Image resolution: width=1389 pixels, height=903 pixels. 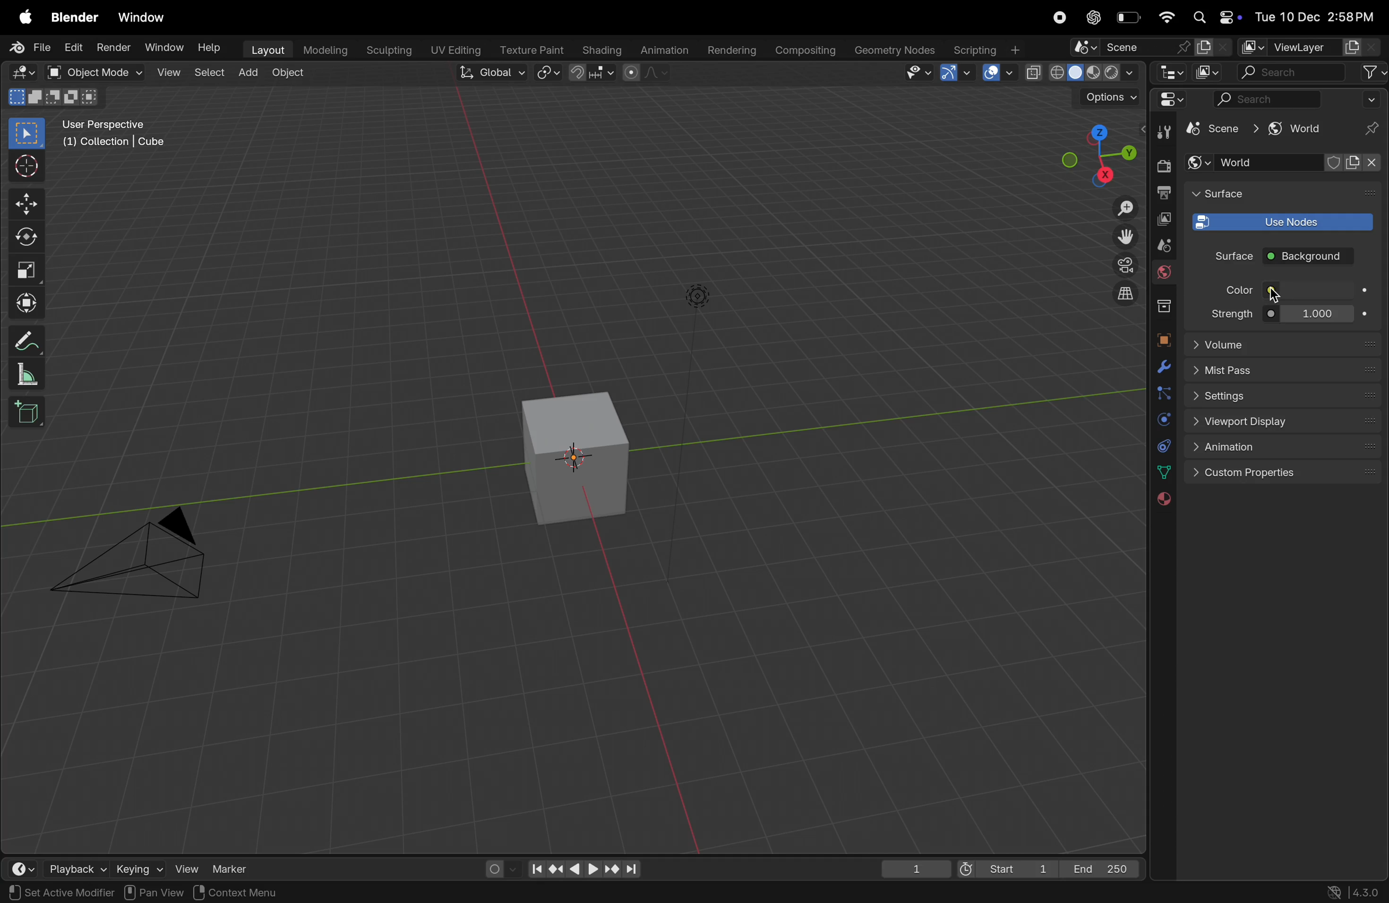 I want to click on view, so click(x=186, y=869).